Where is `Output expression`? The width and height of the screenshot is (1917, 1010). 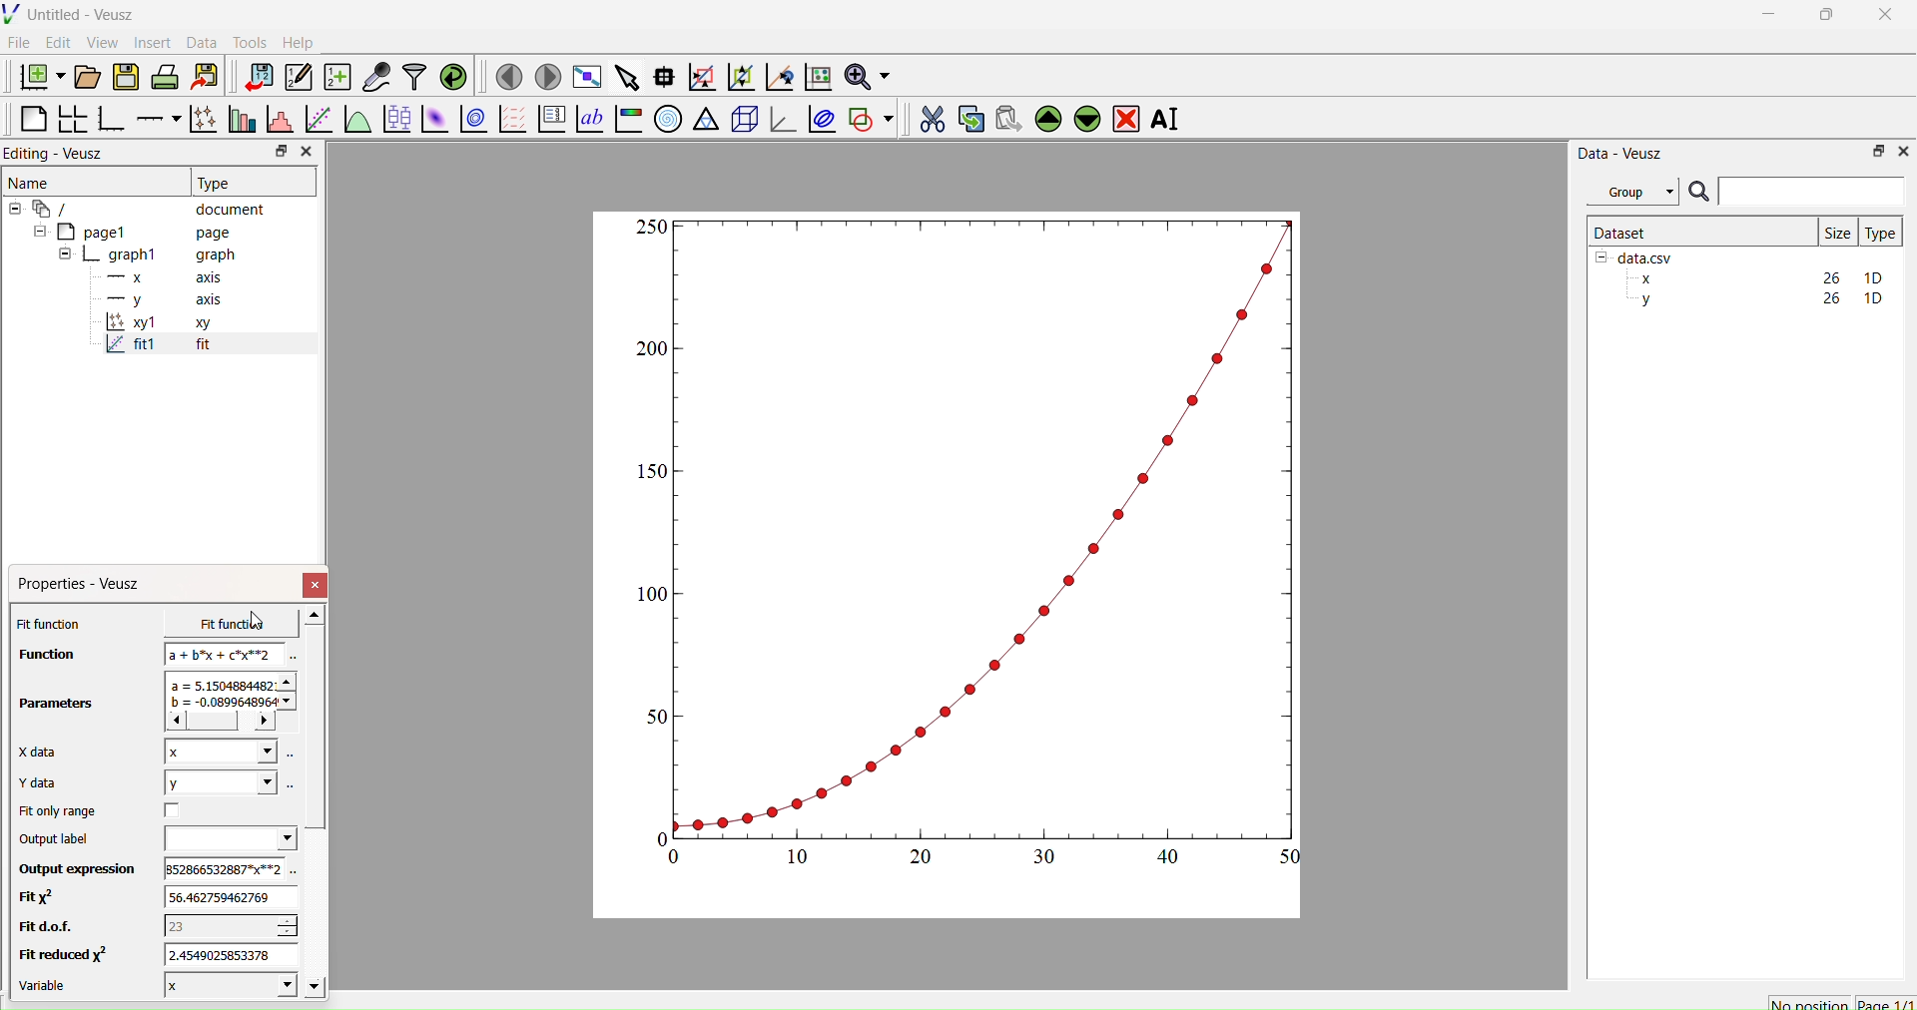
Output expression is located at coordinates (76, 869).